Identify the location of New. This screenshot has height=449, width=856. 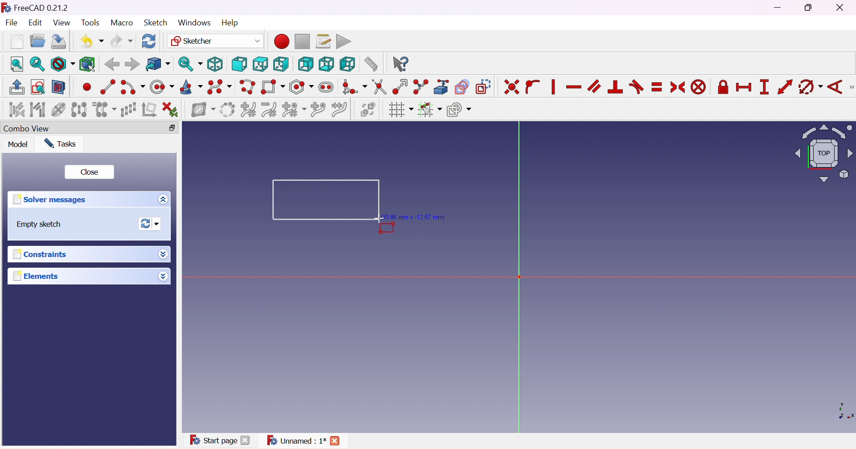
(17, 41).